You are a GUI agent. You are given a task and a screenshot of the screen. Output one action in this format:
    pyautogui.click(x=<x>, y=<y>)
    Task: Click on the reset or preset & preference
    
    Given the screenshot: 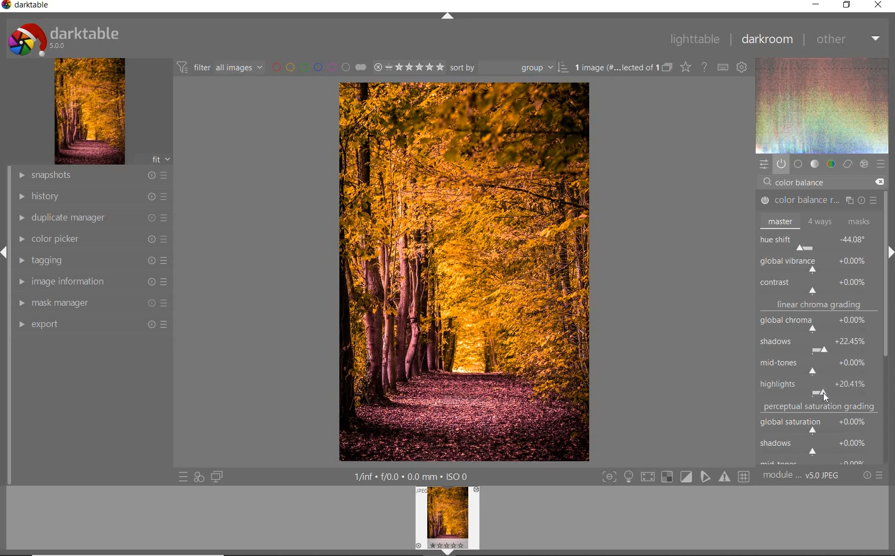 What is the action you would take?
    pyautogui.click(x=872, y=476)
    